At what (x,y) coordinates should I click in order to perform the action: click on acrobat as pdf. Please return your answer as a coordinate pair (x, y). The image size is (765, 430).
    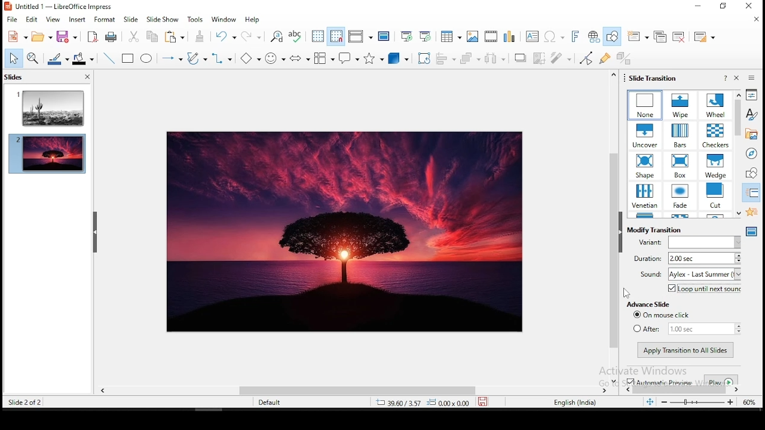
    Looking at the image, I should click on (91, 36).